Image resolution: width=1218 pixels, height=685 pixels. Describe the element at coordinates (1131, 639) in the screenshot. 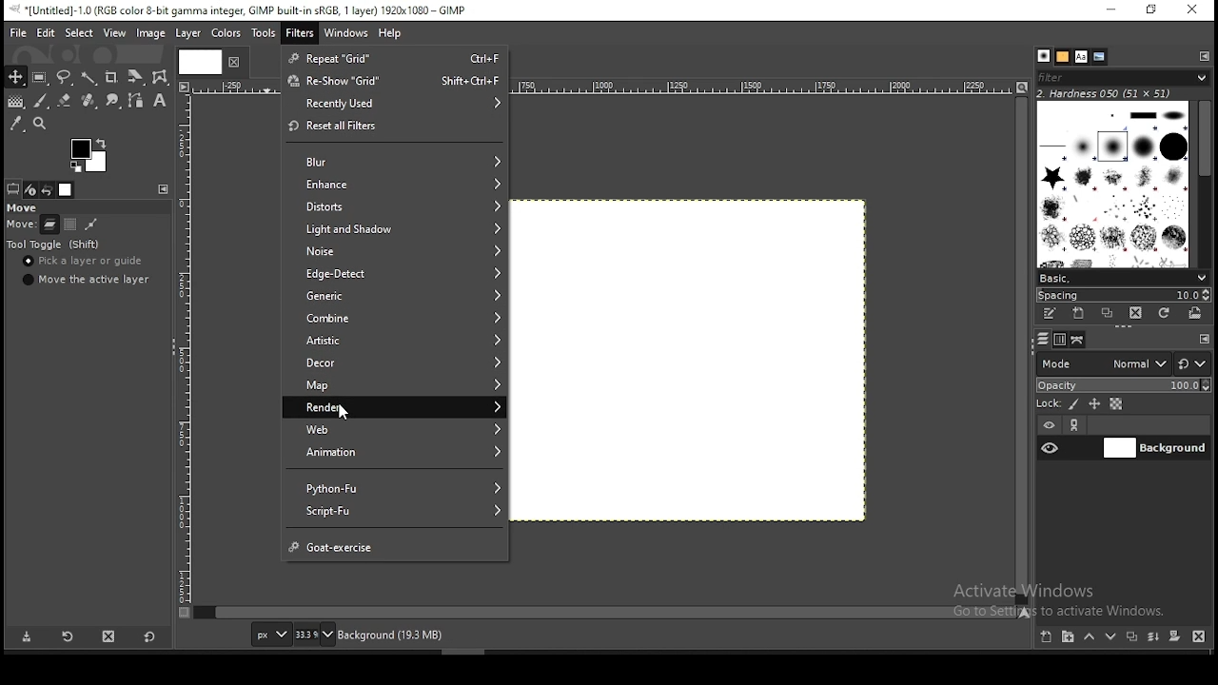

I see `duplicate layer` at that location.